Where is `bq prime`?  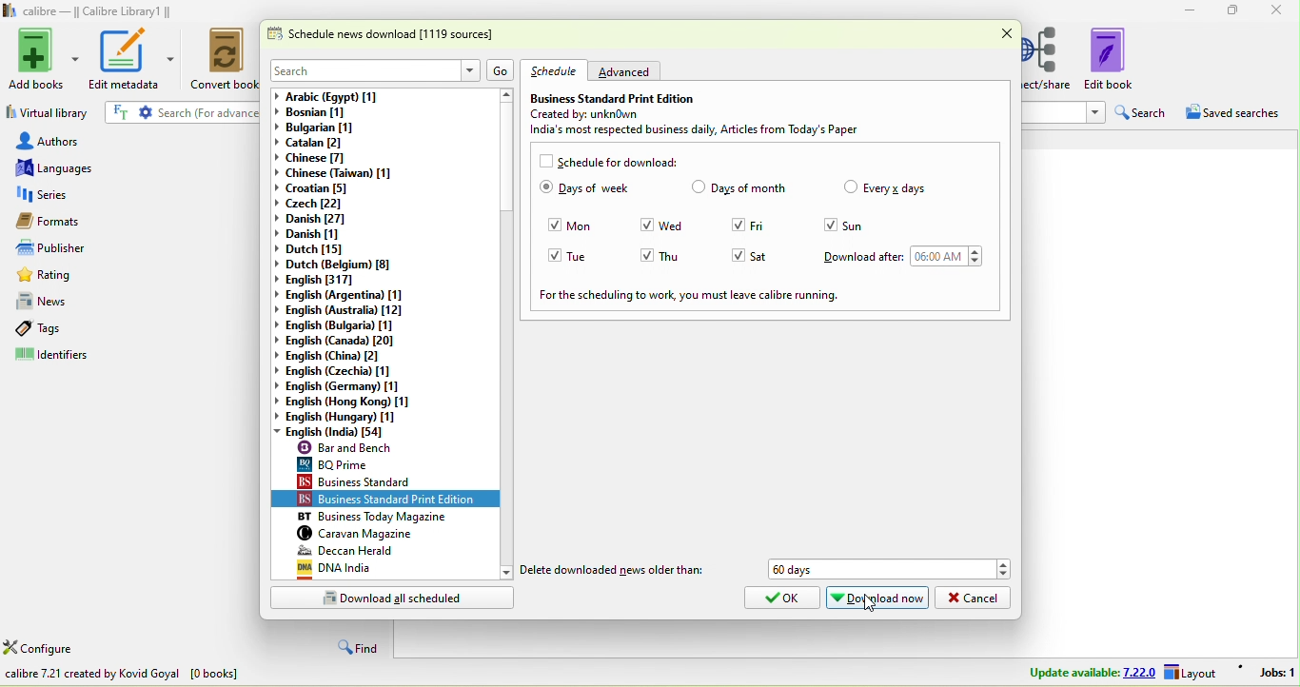 bq prime is located at coordinates (391, 463).